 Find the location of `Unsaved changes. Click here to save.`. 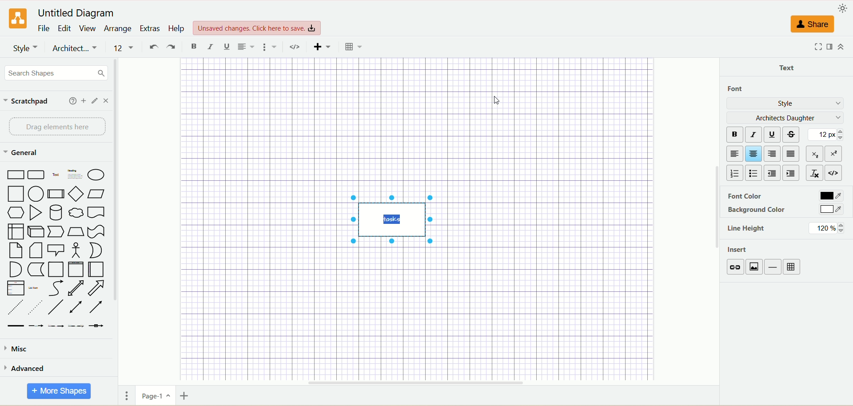

Unsaved changes. Click here to save. is located at coordinates (257, 28).